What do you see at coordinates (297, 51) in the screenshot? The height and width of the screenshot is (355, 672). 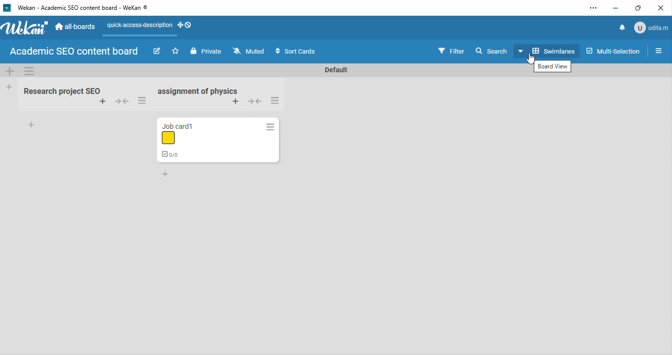 I see `sort cards` at bounding box center [297, 51].